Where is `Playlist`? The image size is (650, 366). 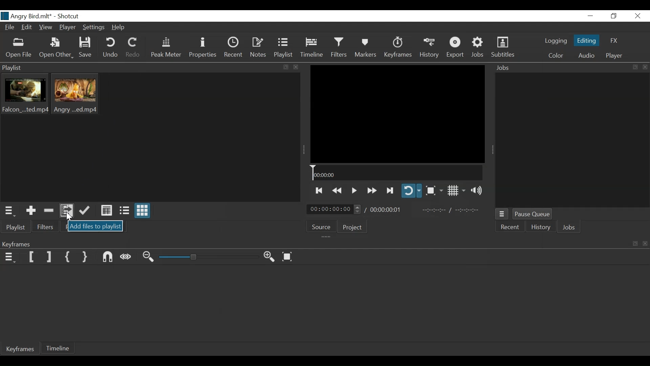
Playlist is located at coordinates (284, 48).